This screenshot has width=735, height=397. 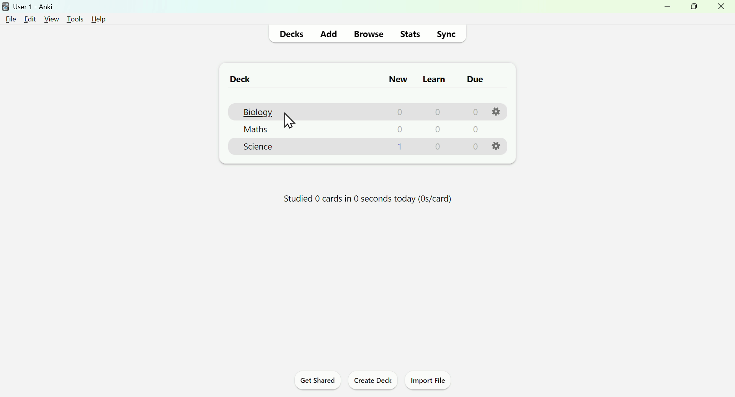 I want to click on minimize, so click(x=669, y=8).